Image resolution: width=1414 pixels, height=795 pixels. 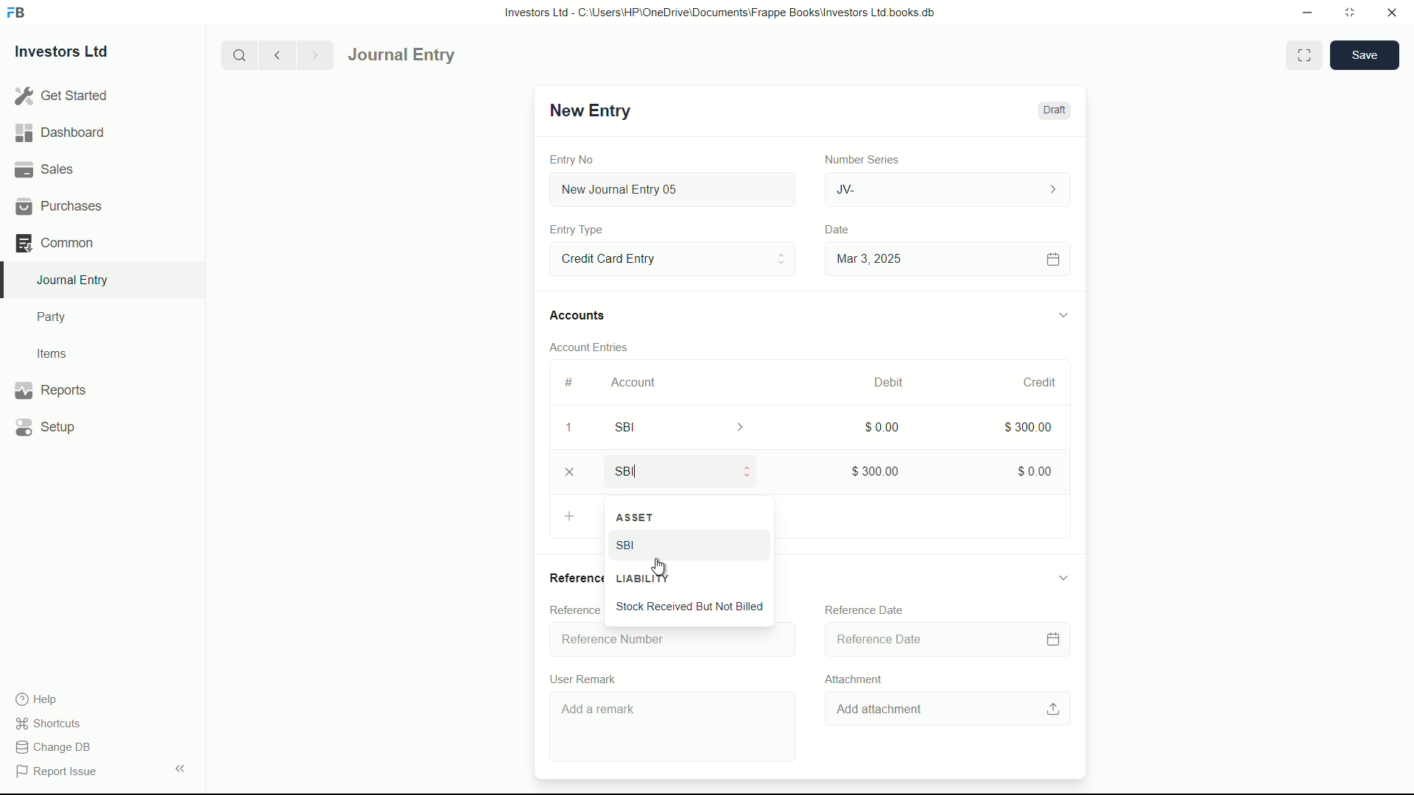 What do you see at coordinates (16, 13) in the screenshot?
I see `FrappeBooks logo` at bounding box center [16, 13].